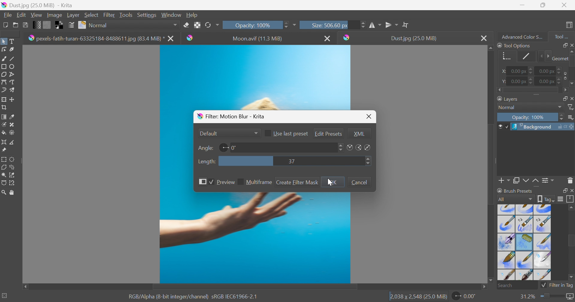 This screenshot has width=575, height=302. What do you see at coordinates (96, 39) in the screenshot?
I see `pexels-fatih-turan-6332518` at bounding box center [96, 39].